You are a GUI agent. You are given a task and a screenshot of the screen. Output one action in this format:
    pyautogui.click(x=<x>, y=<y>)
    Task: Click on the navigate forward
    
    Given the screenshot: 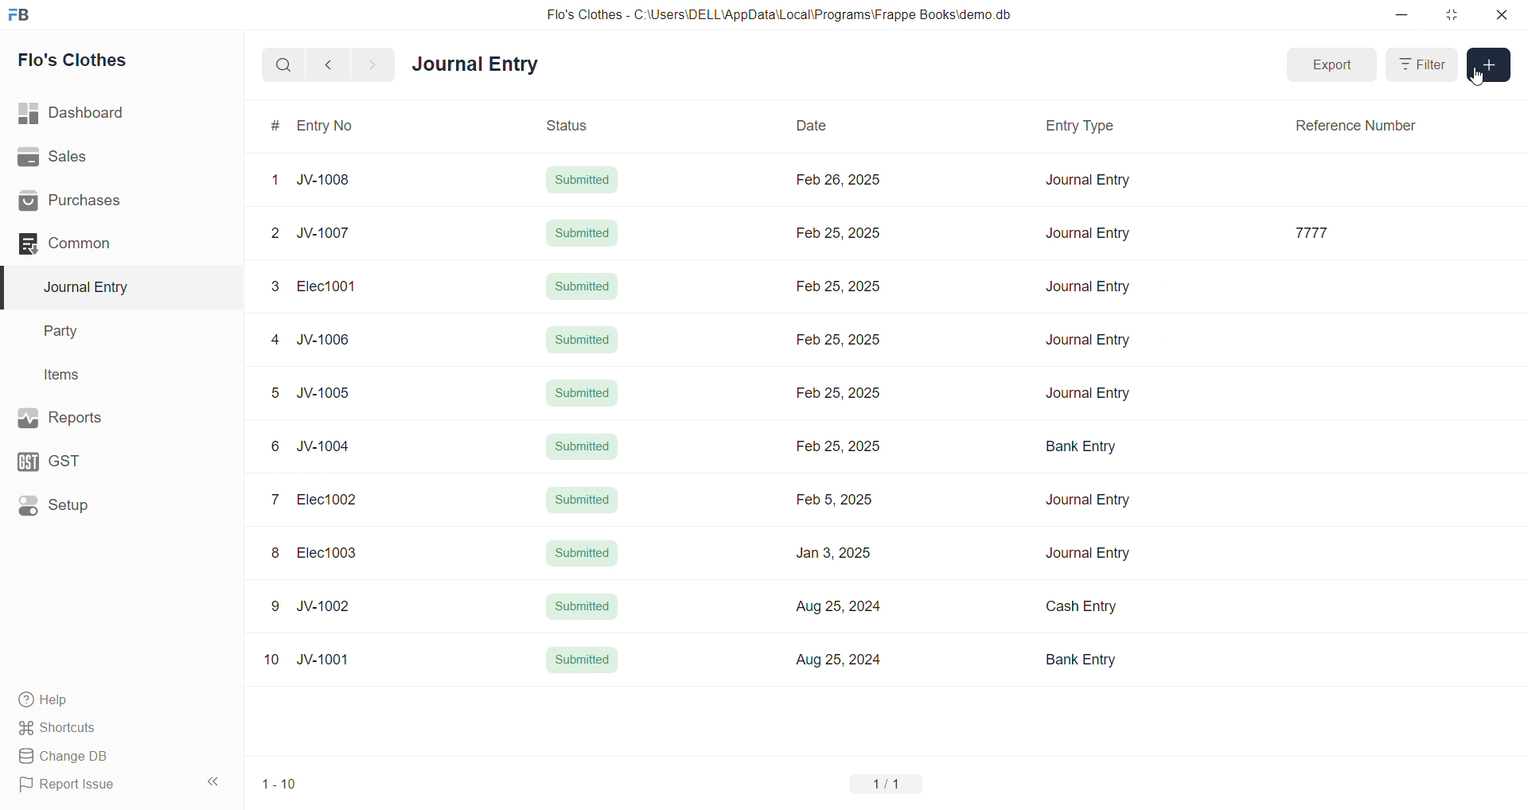 What is the action you would take?
    pyautogui.click(x=376, y=64)
    